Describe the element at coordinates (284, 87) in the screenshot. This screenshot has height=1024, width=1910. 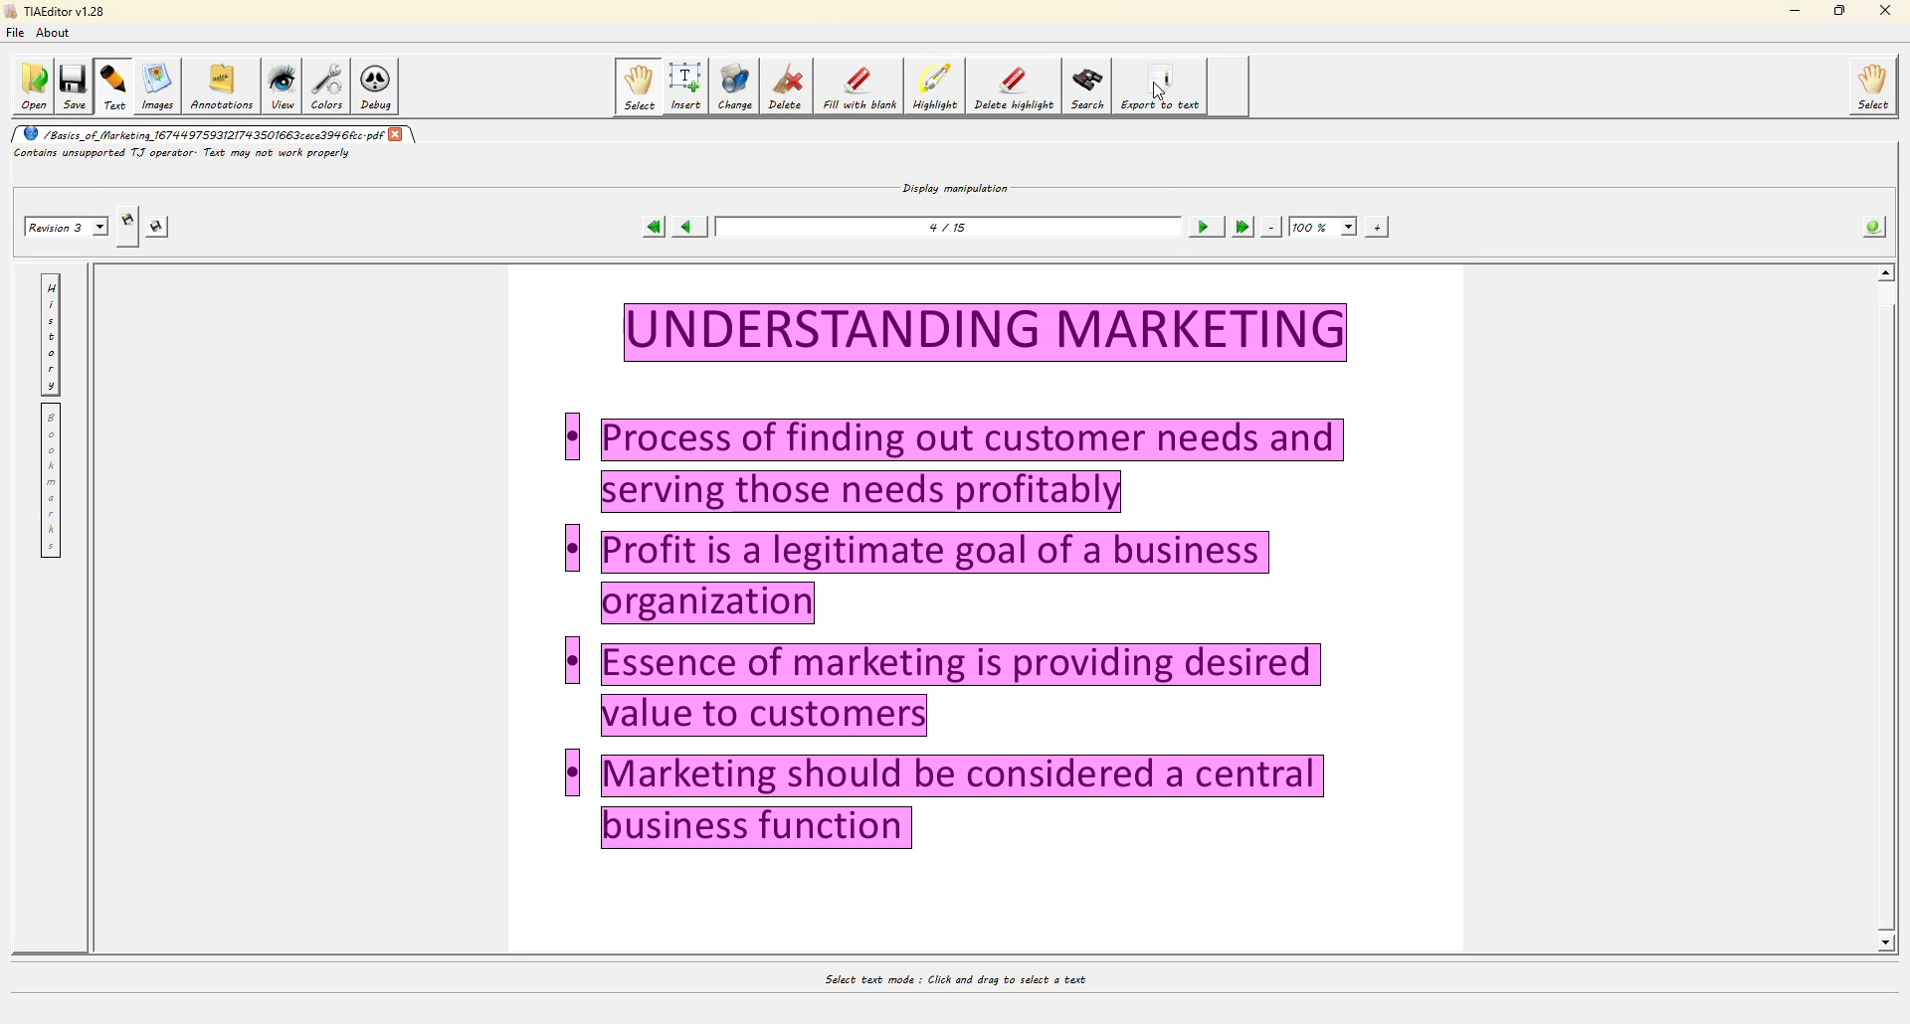
I see `view` at that location.